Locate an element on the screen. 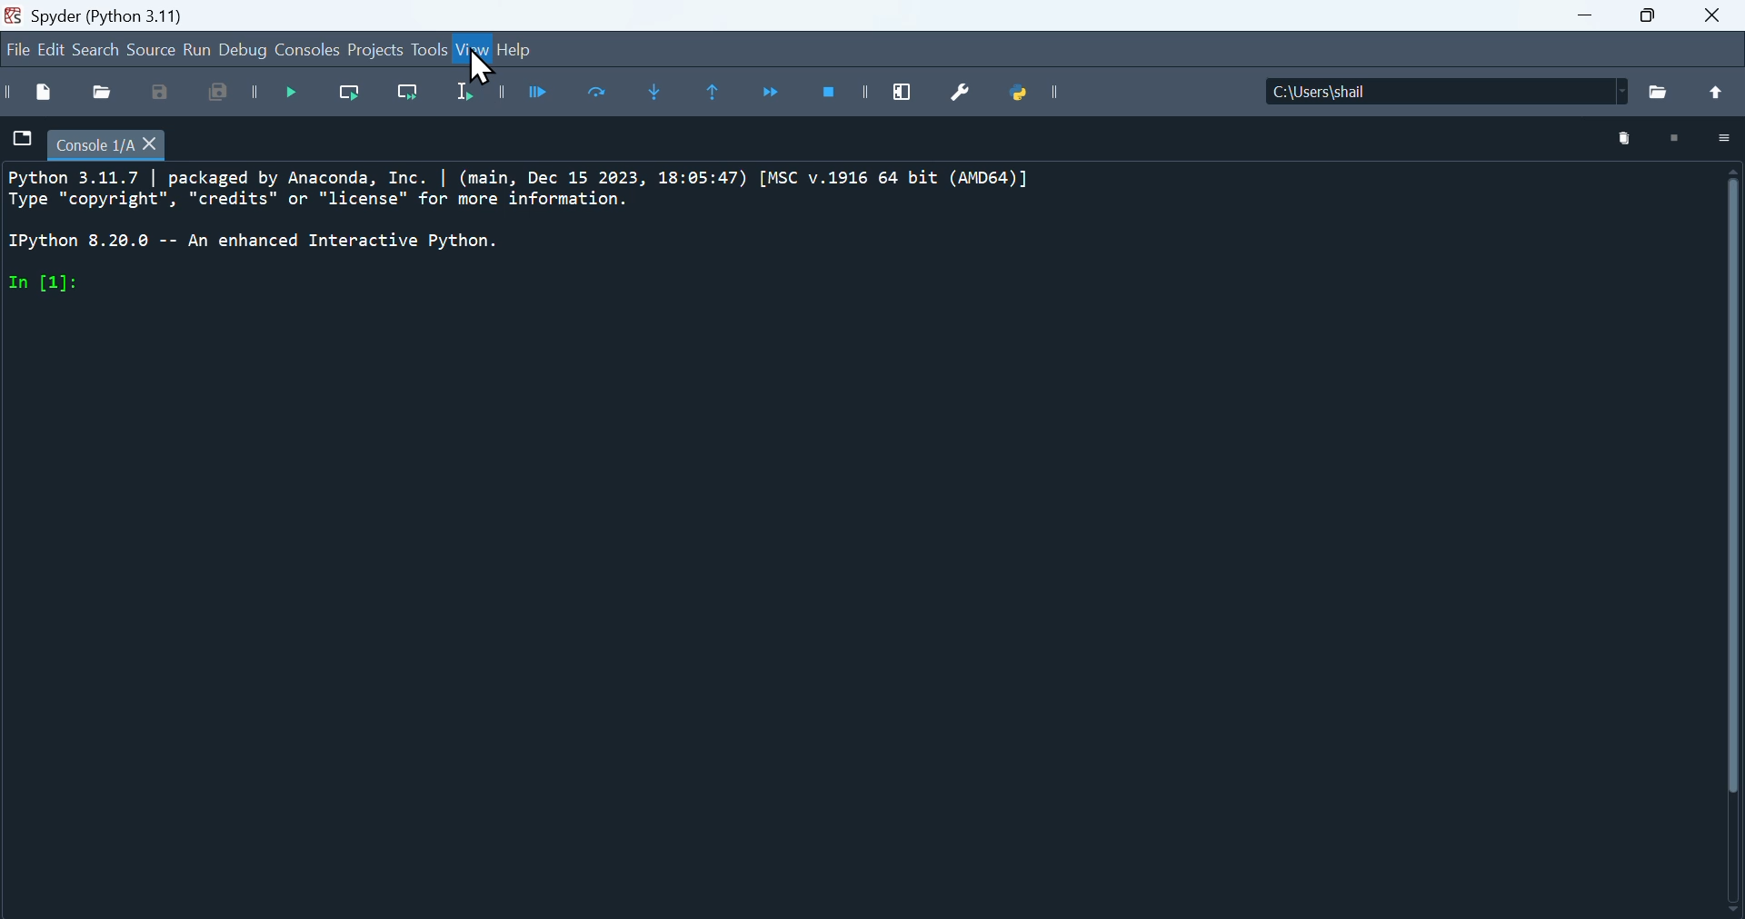 The width and height of the screenshot is (1745, 919). Vertical scroll bar is located at coordinates (1723, 544).